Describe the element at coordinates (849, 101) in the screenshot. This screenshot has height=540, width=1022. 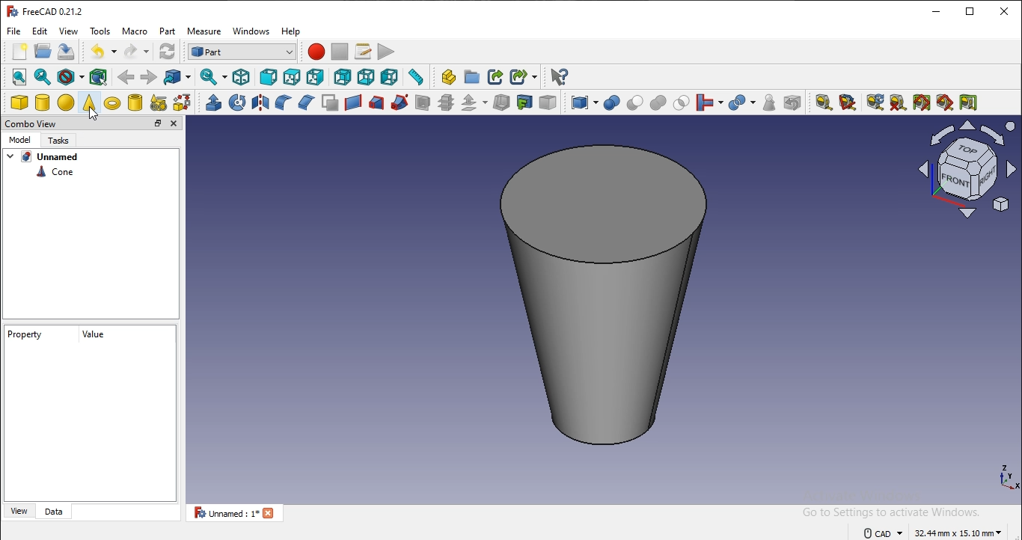
I see `measure angular` at that location.